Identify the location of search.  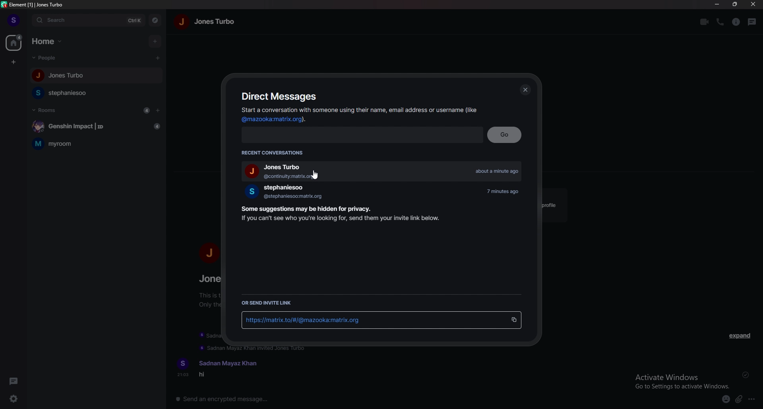
(364, 135).